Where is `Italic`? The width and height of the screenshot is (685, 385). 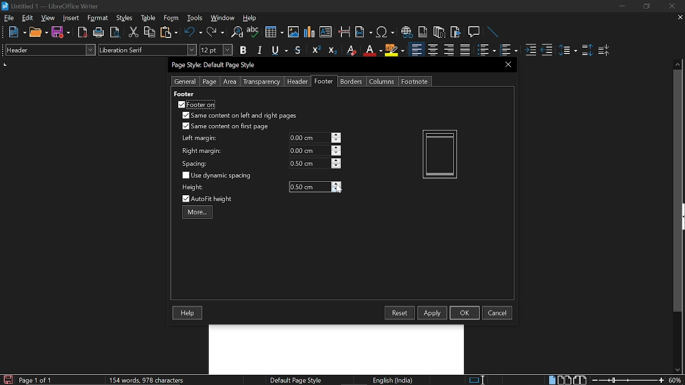 Italic is located at coordinates (260, 50).